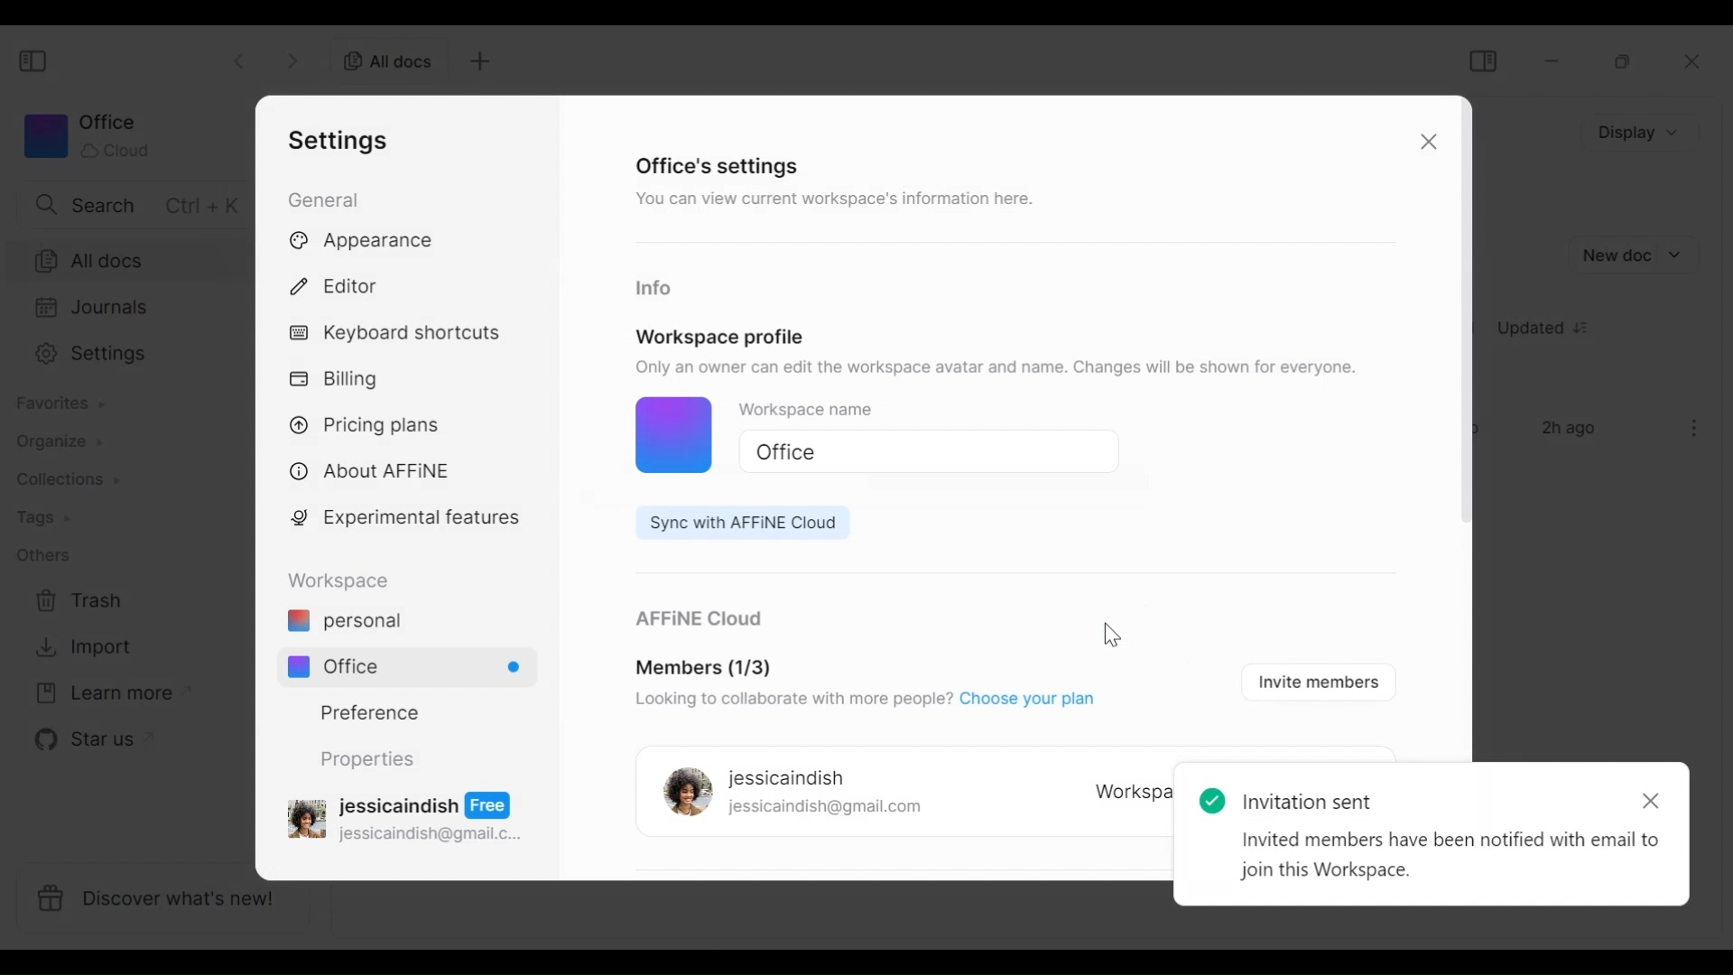  Describe the element at coordinates (921, 452) in the screenshot. I see `Office` at that location.